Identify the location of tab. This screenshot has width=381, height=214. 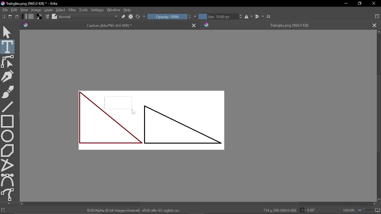
(285, 25).